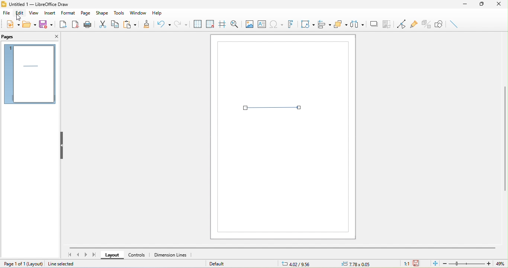  What do you see at coordinates (66, 264) in the screenshot?
I see `line selected` at bounding box center [66, 264].